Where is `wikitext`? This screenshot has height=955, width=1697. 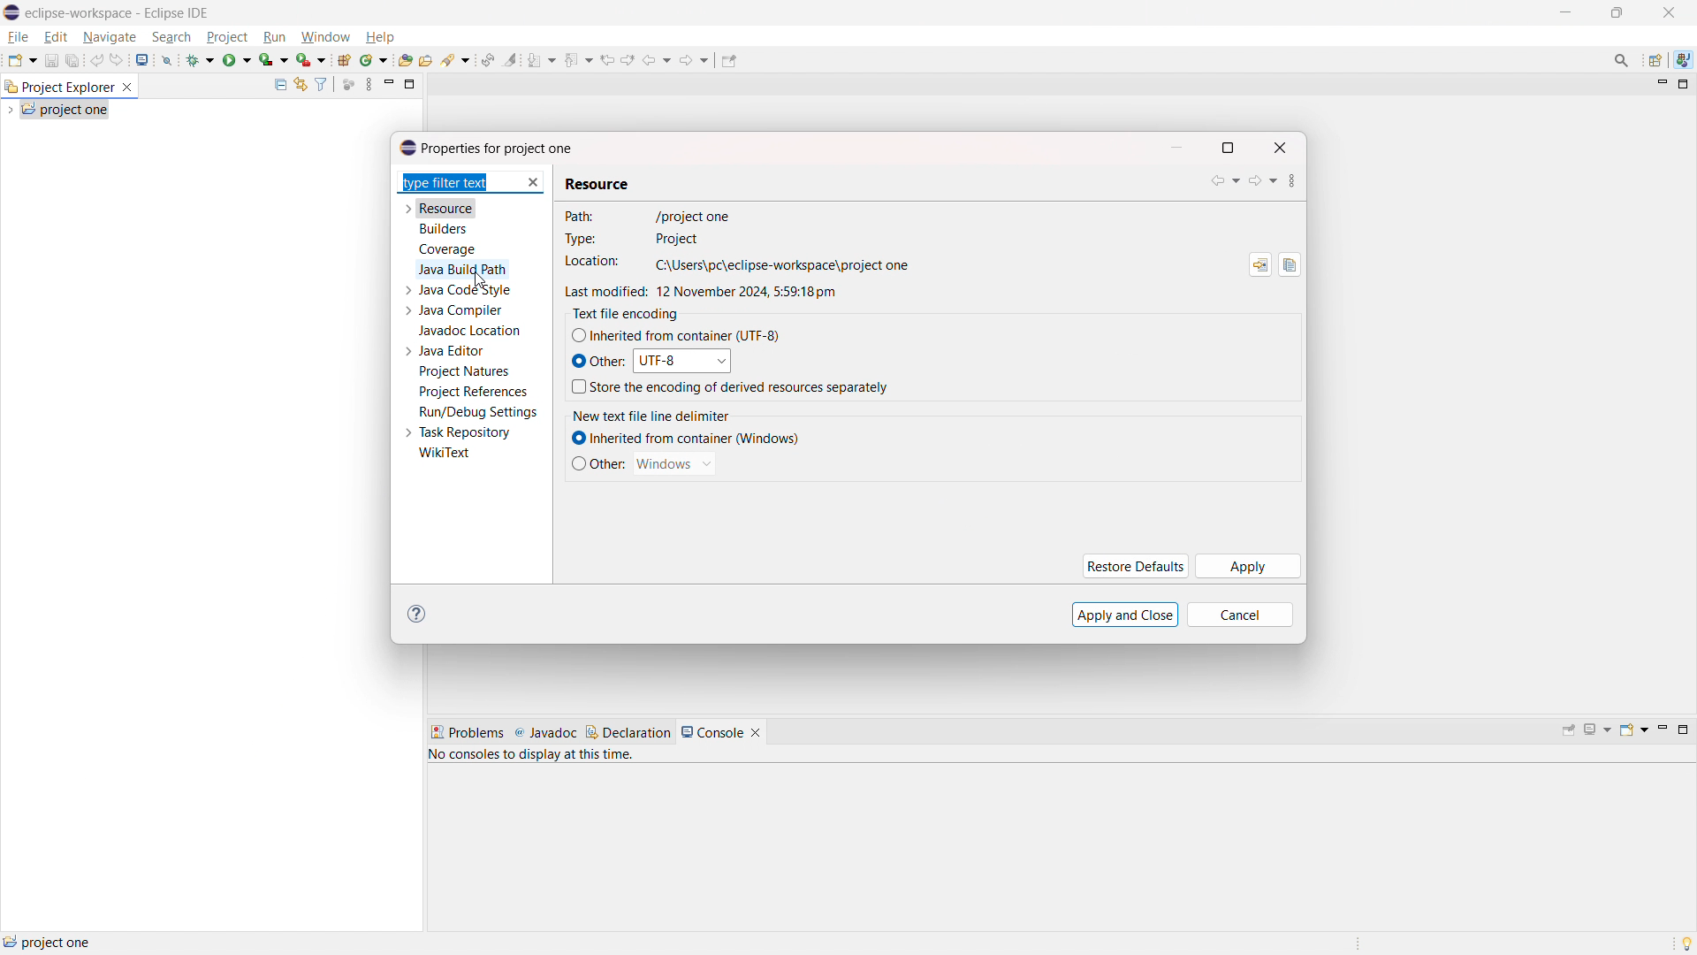 wikitext is located at coordinates (445, 454).